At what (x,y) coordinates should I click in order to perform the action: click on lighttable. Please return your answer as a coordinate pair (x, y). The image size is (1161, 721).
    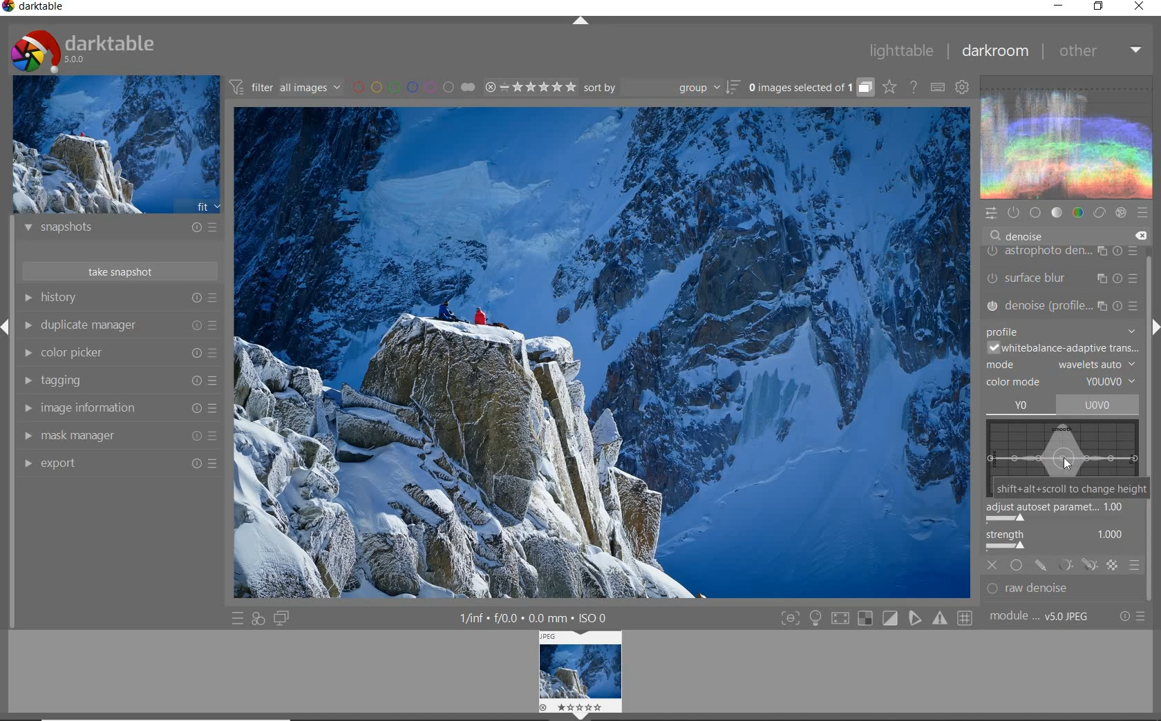
    Looking at the image, I should click on (902, 50).